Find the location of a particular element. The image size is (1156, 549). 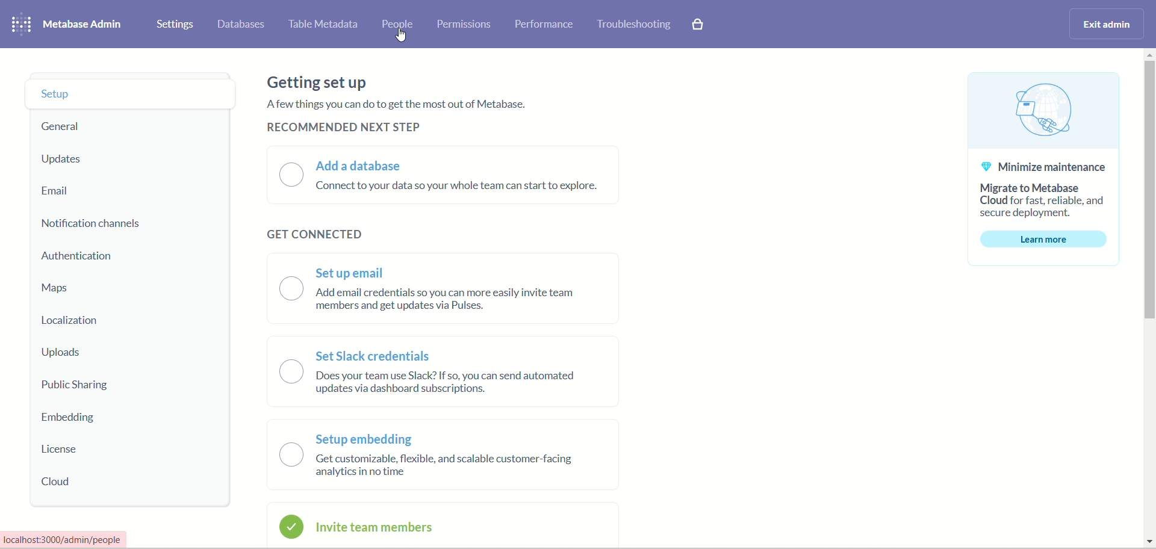

table meta is located at coordinates (326, 25).